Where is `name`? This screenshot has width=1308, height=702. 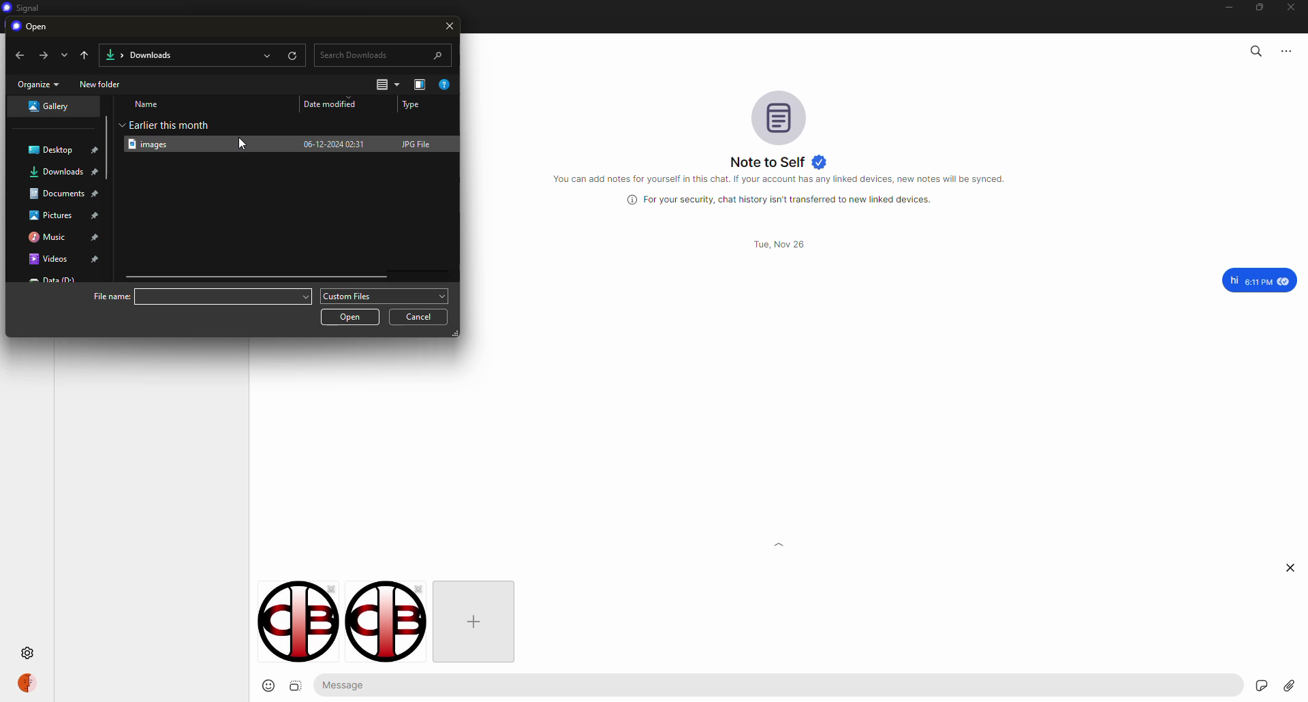
name is located at coordinates (149, 104).